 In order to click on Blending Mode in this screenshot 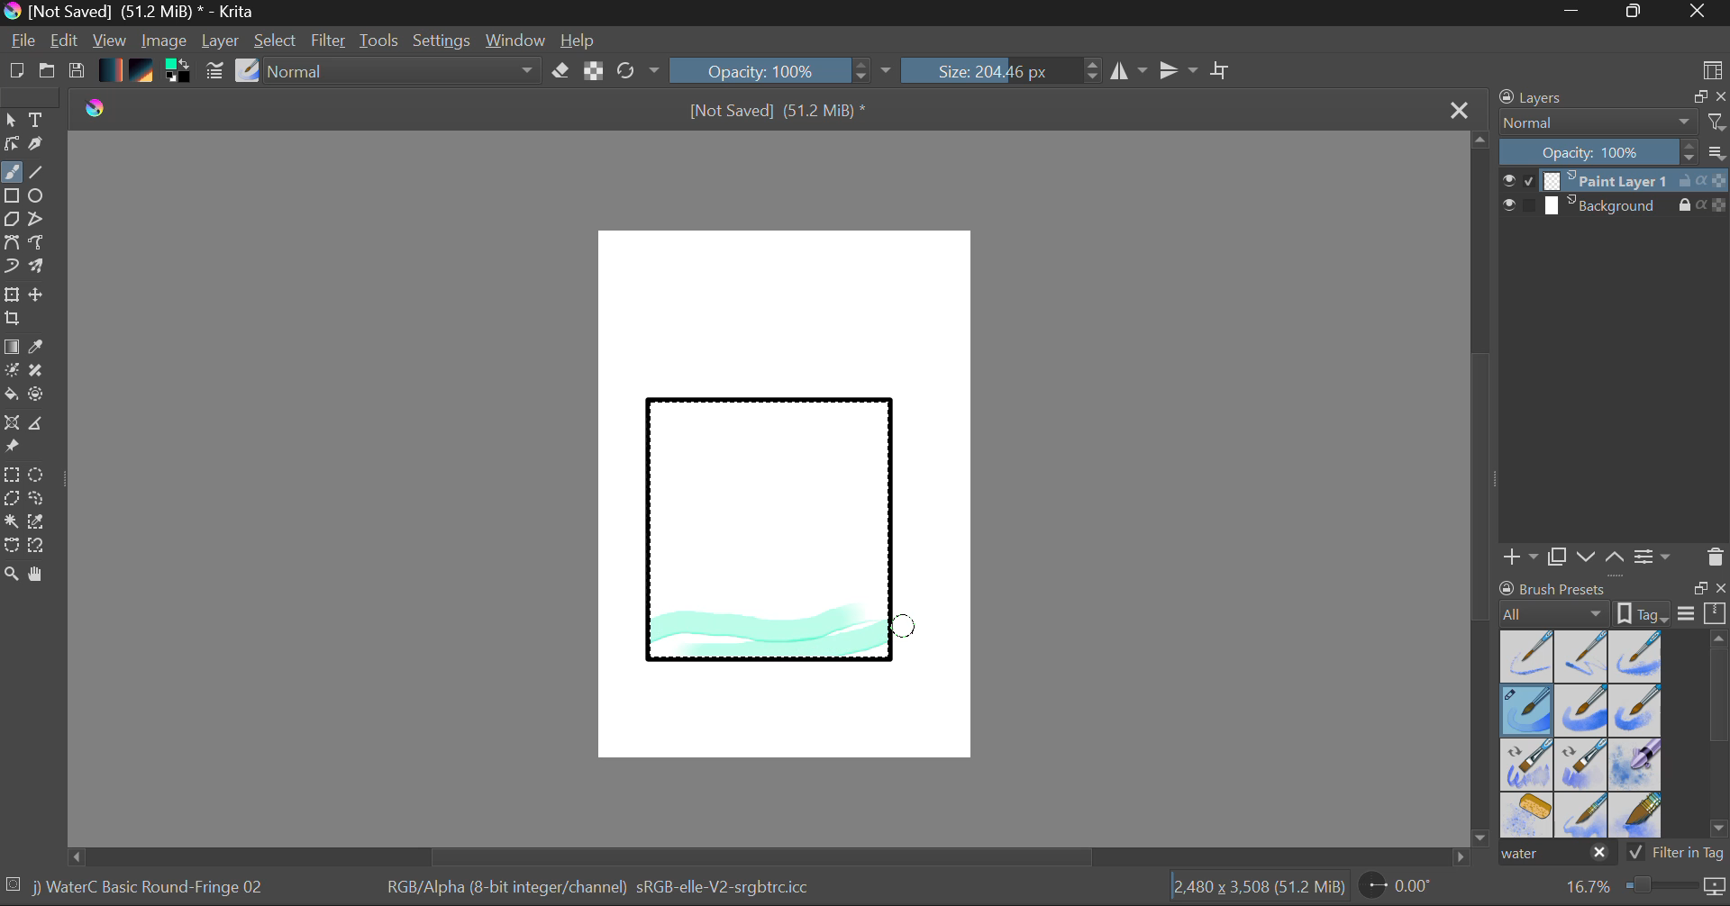, I will do `click(1613, 122)`.